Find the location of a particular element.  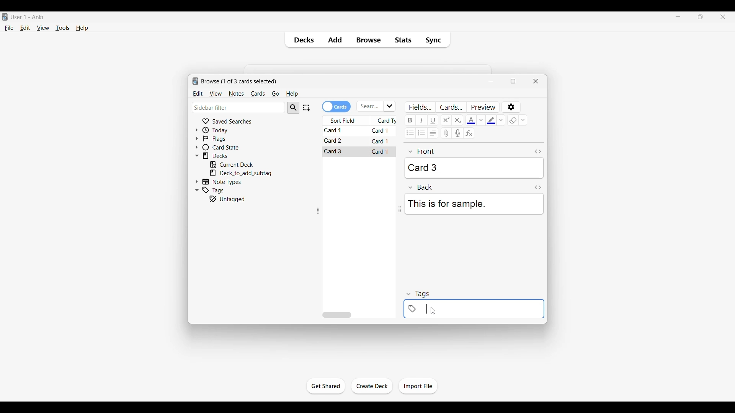

Number of cards to browse and window name is located at coordinates (239, 81).